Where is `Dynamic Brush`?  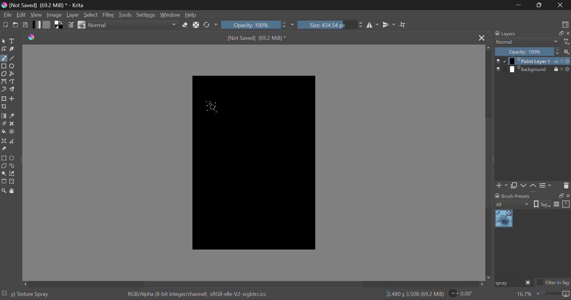 Dynamic Brush is located at coordinates (4, 89).